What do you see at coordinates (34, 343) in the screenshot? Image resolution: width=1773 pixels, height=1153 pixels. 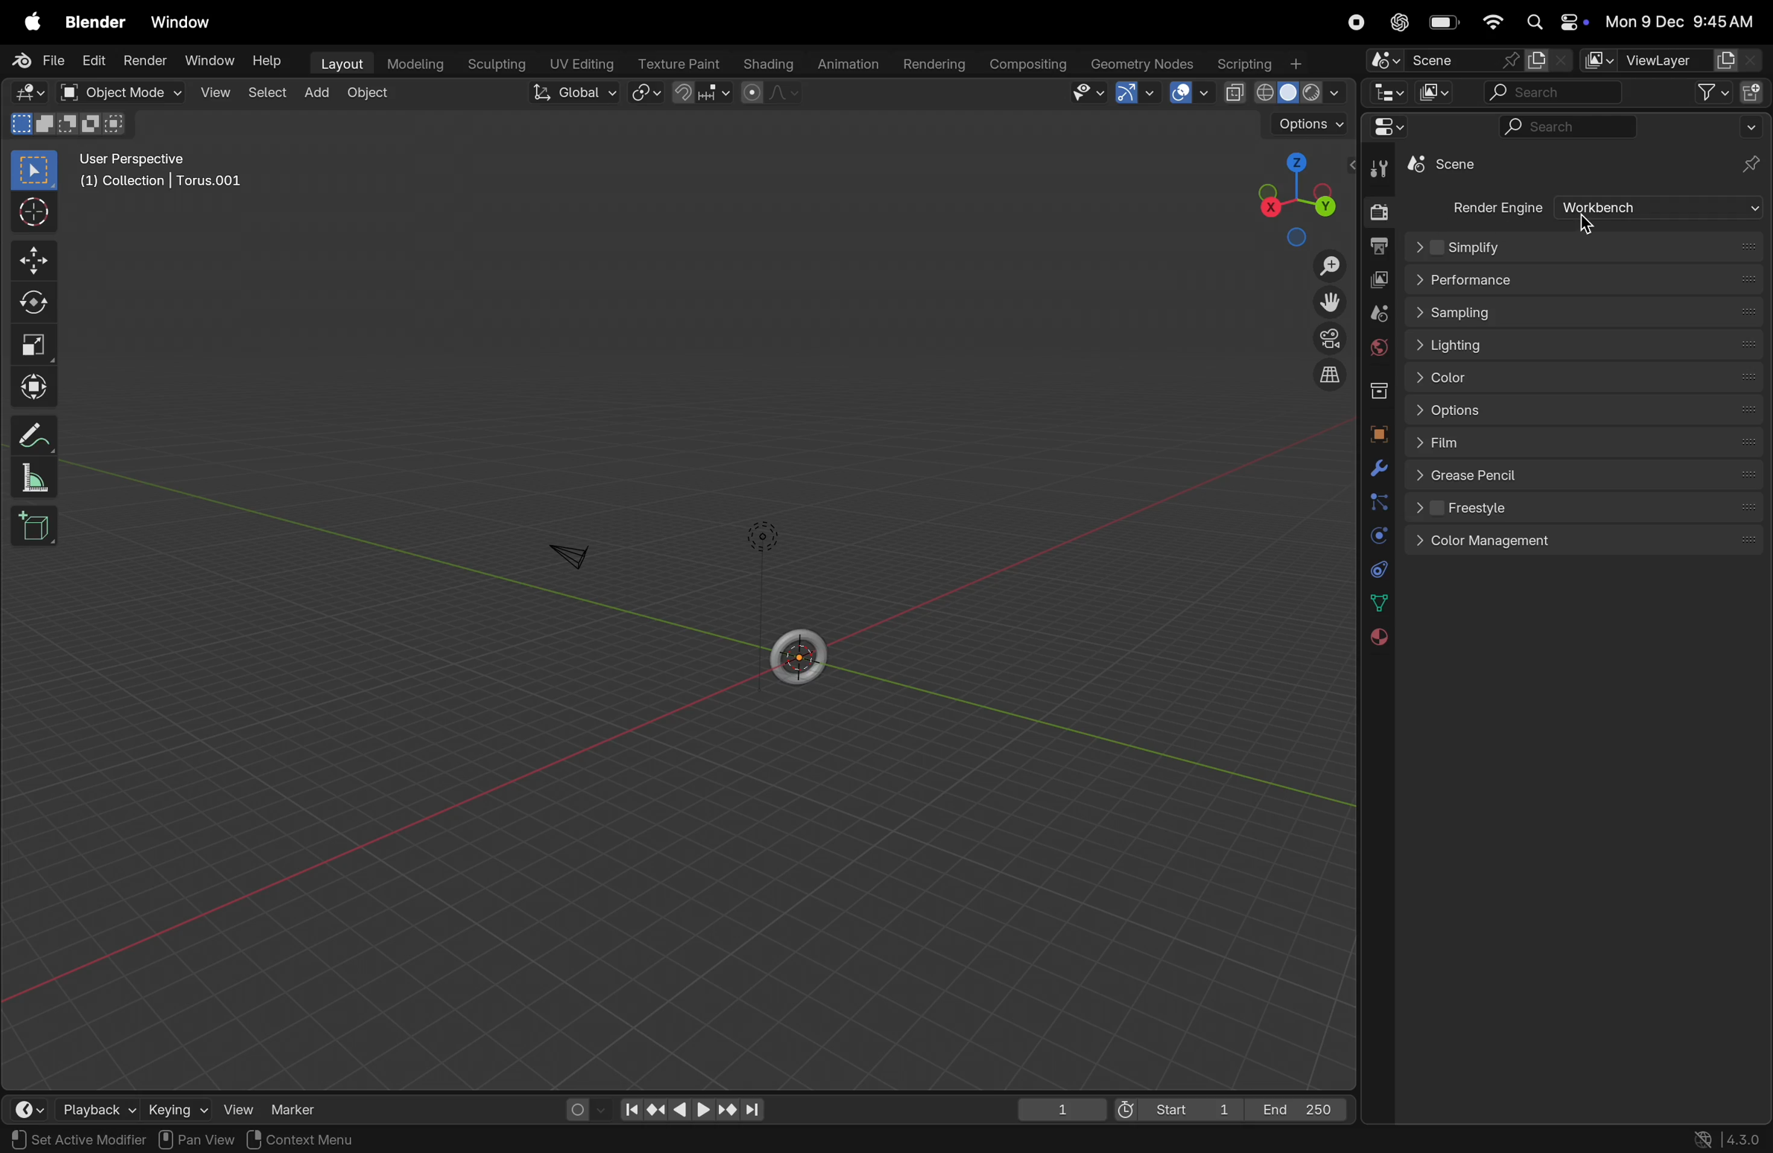 I see `scale` at bounding box center [34, 343].